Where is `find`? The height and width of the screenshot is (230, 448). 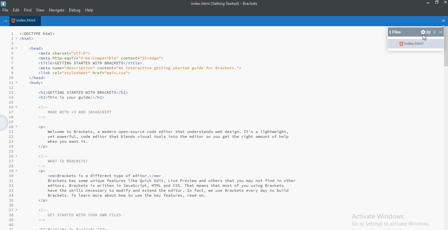
find is located at coordinates (27, 10).